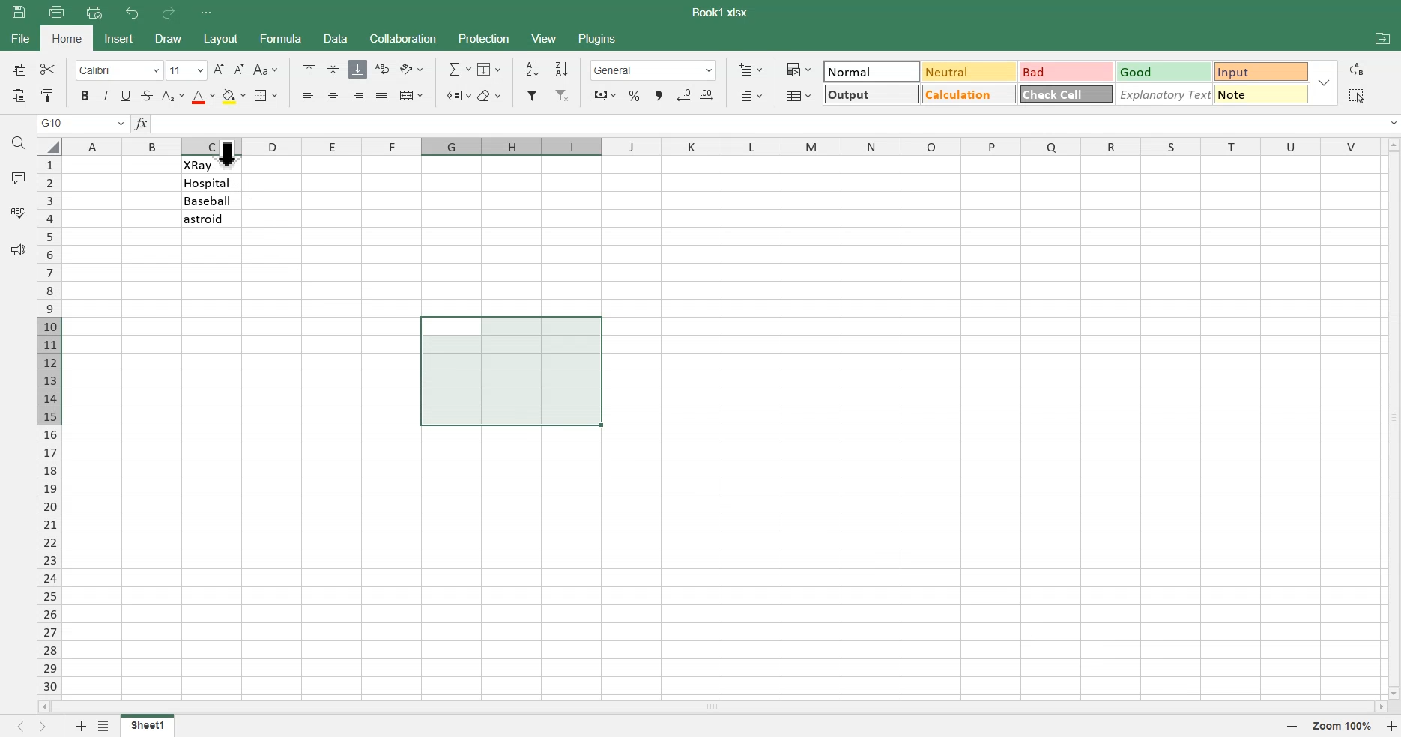 This screenshot has height=737, width=1401. What do you see at coordinates (456, 94) in the screenshot?
I see `Named Range` at bounding box center [456, 94].